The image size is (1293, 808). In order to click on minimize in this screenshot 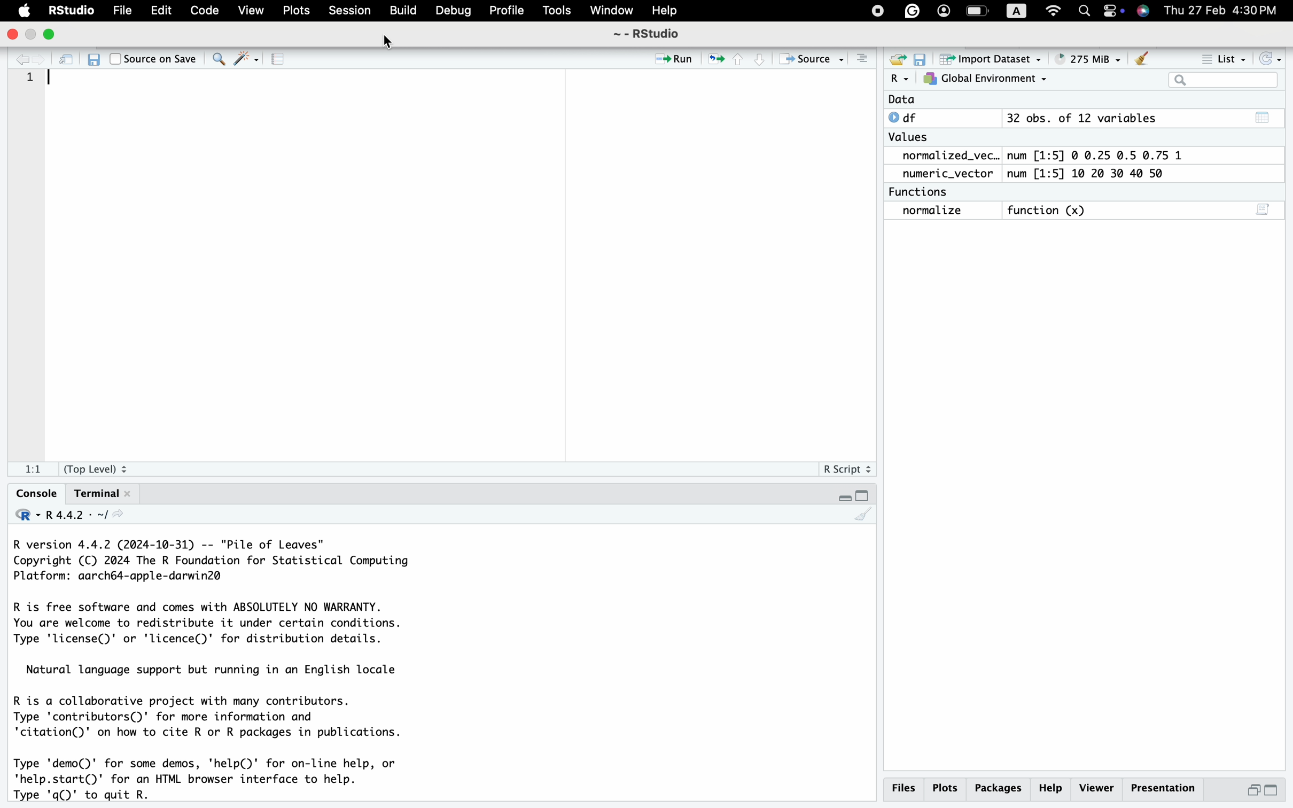, I will do `click(1253, 790)`.